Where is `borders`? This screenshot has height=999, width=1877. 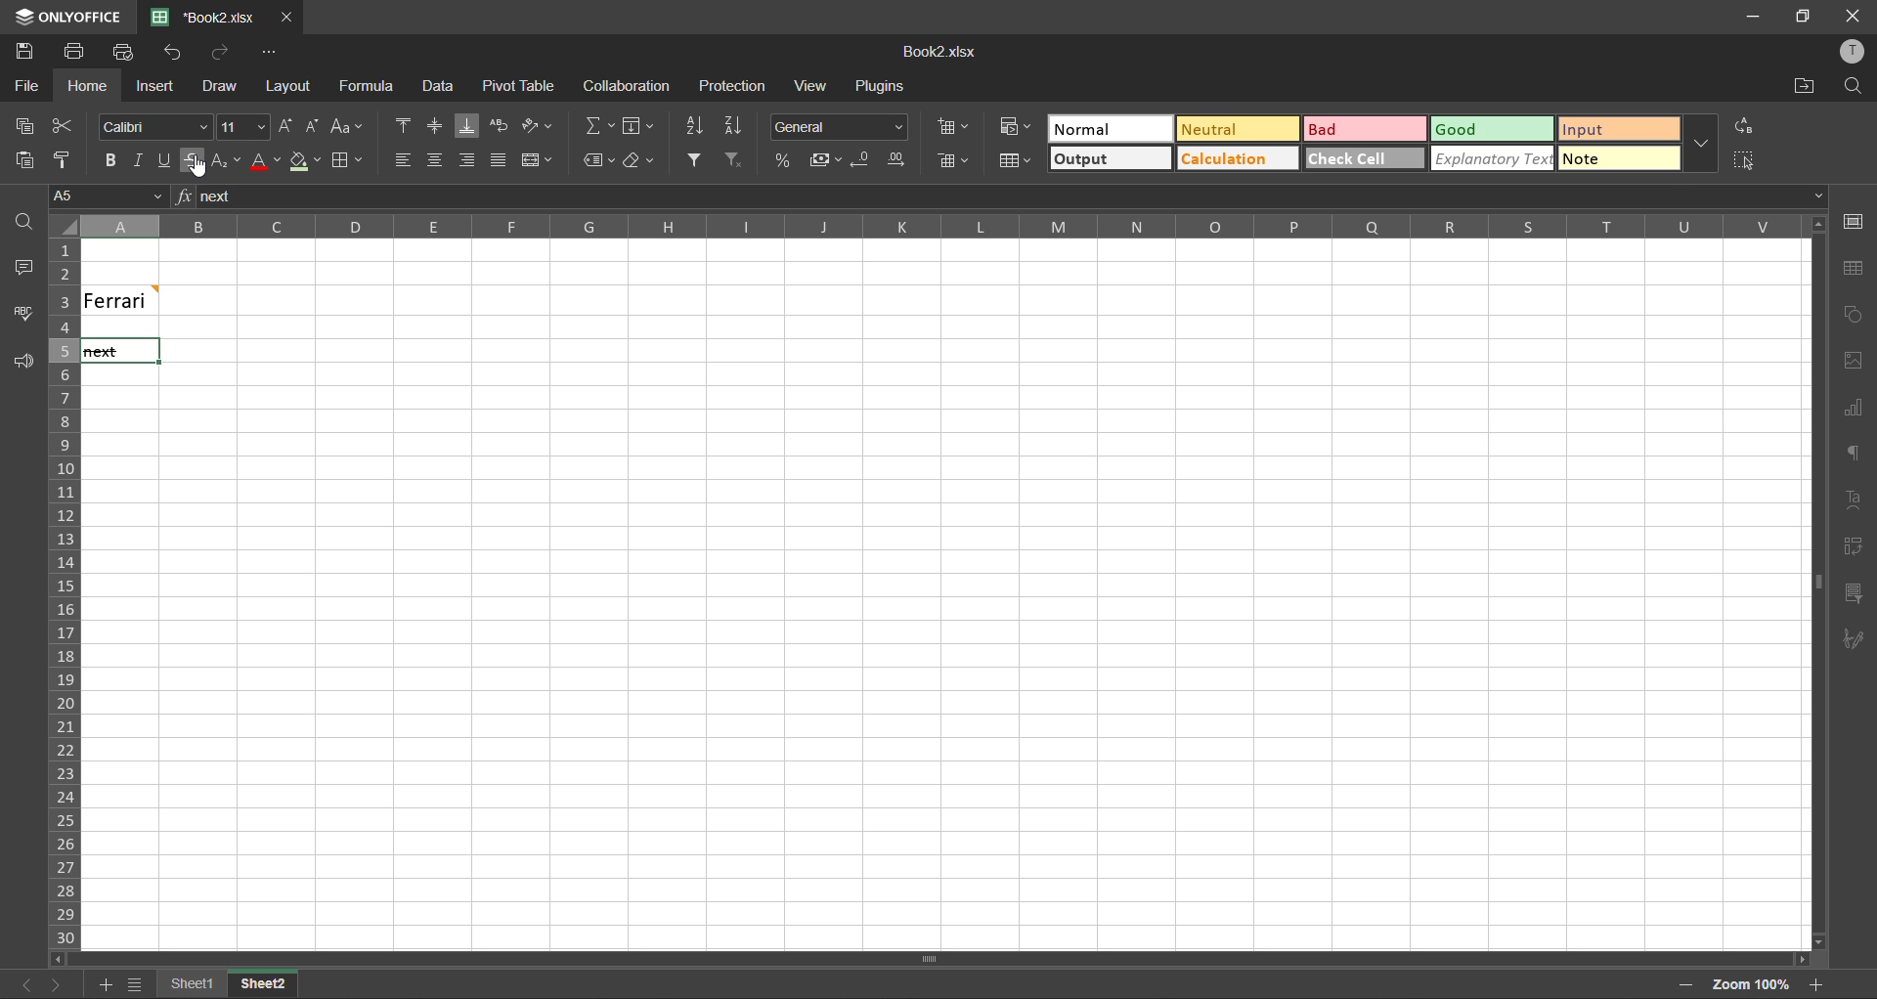 borders is located at coordinates (348, 161).